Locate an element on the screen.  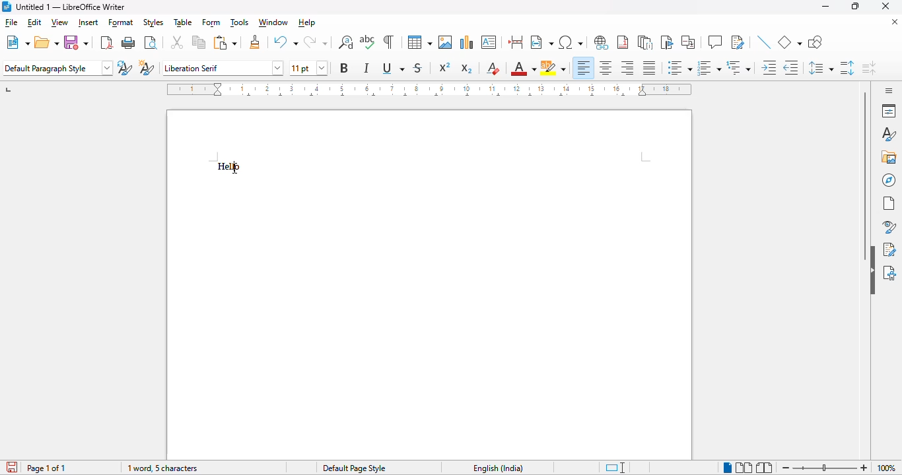
font color is located at coordinates (523, 68).